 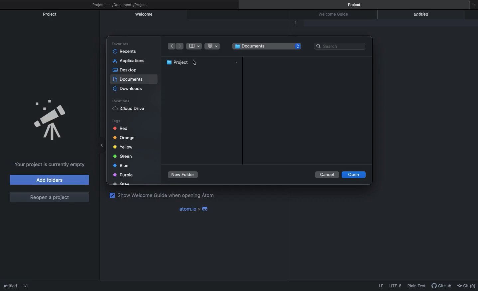 What do you see at coordinates (196, 209) in the screenshot?
I see `Atom x android ` at bounding box center [196, 209].